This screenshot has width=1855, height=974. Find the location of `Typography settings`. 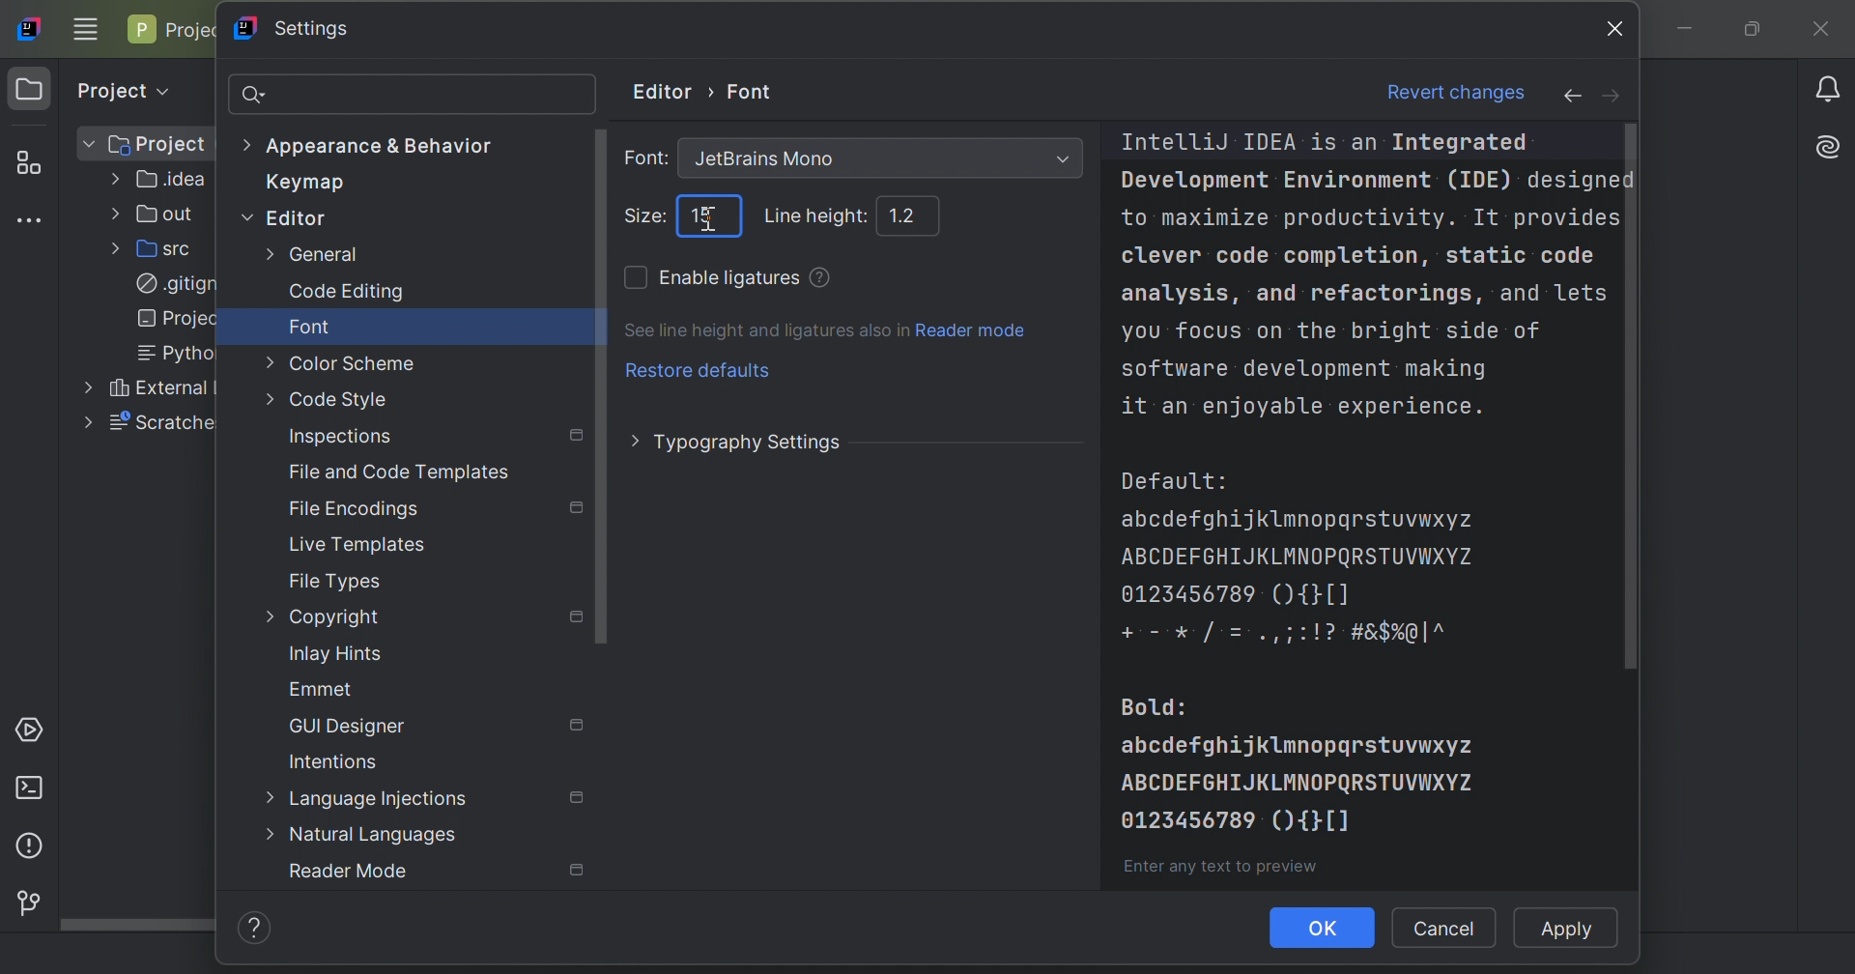

Typography settings is located at coordinates (744, 442).